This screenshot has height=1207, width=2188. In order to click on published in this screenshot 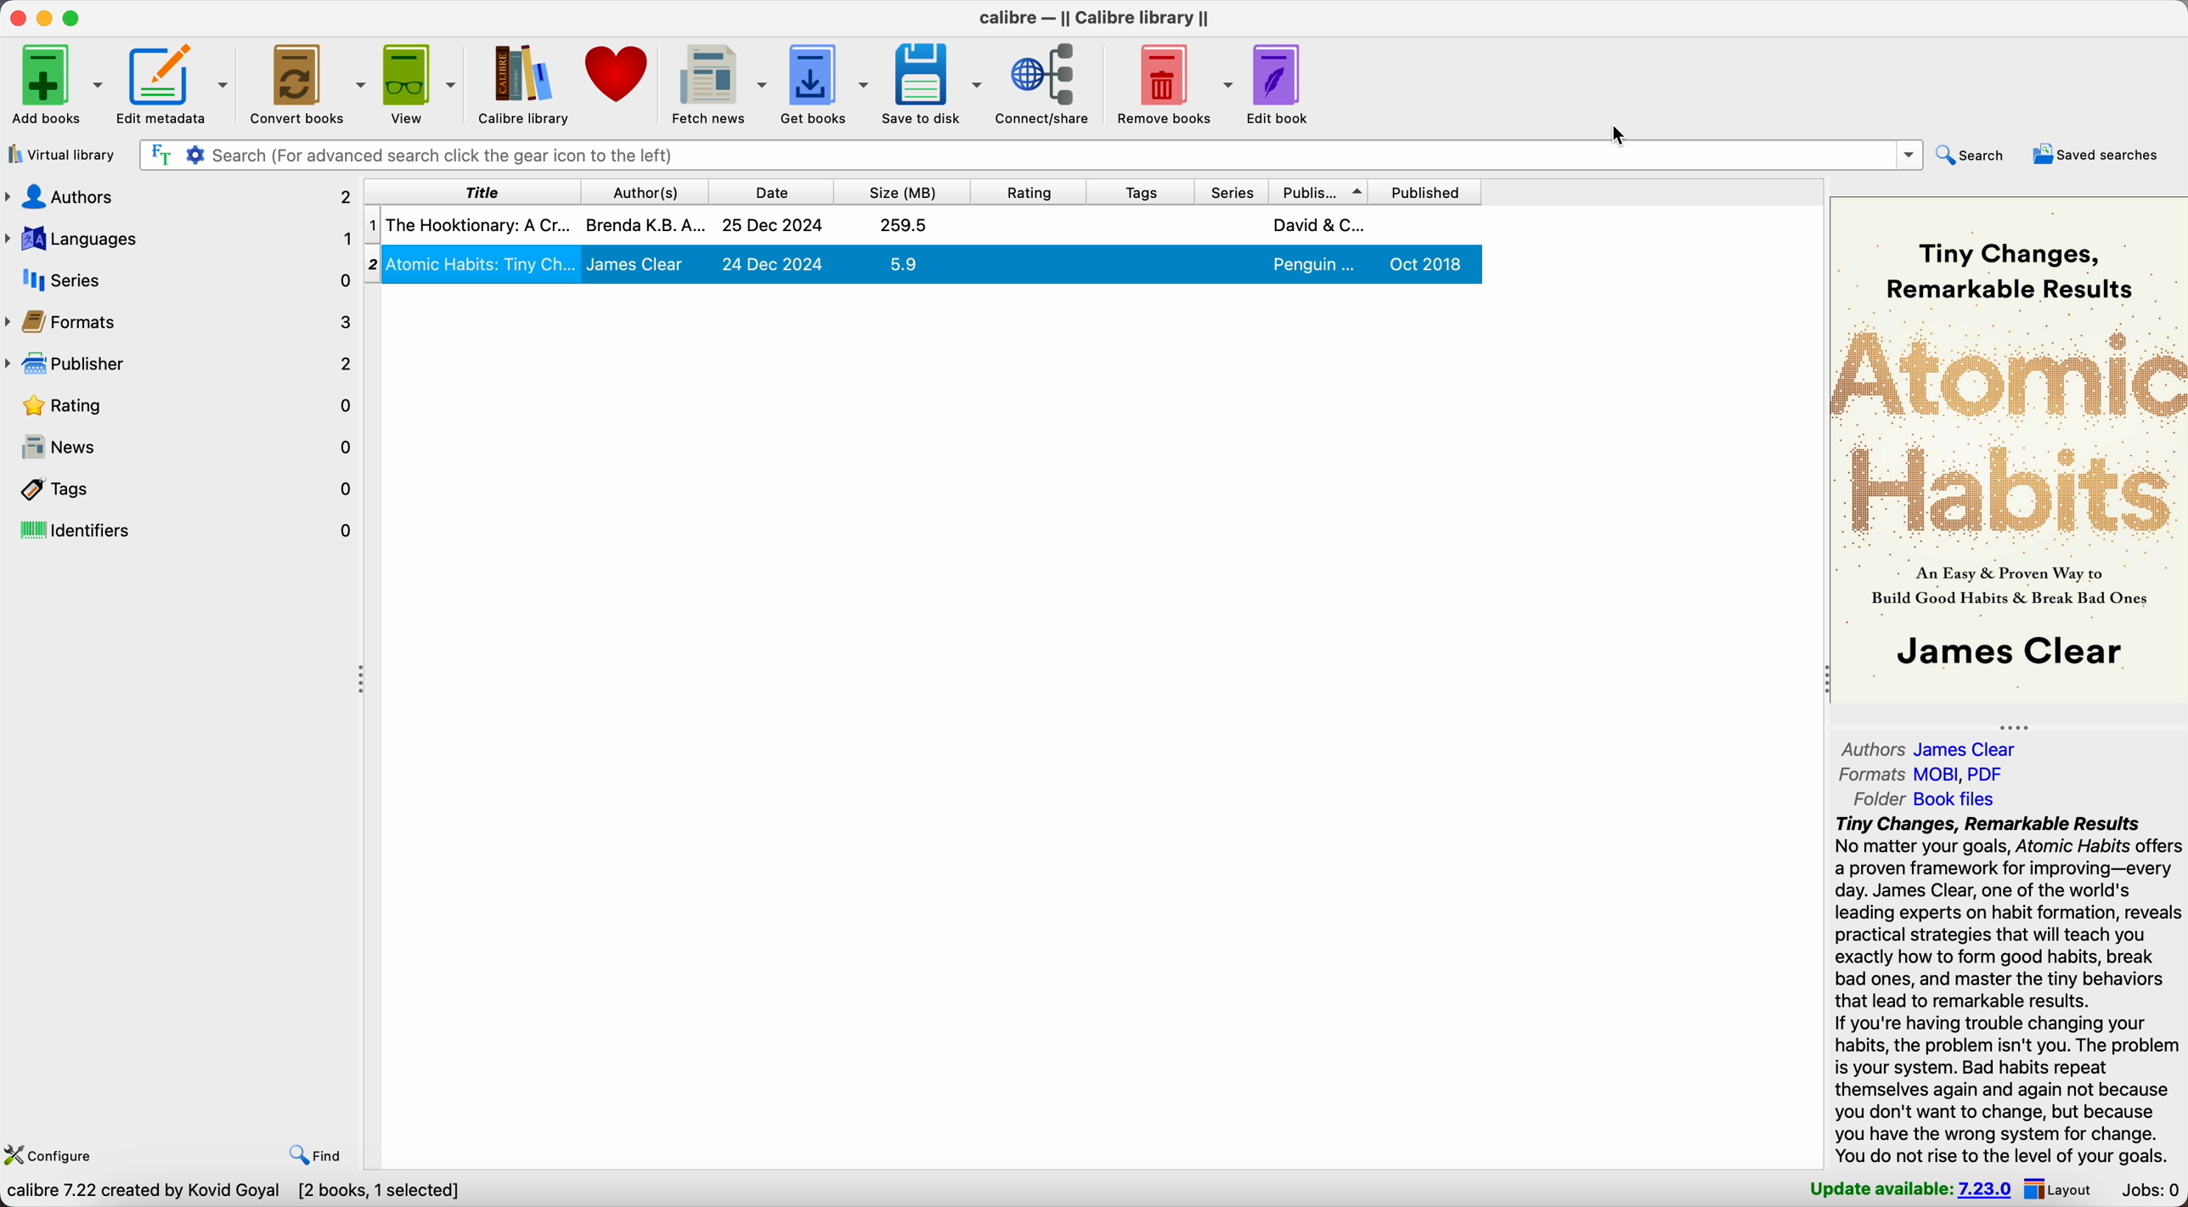, I will do `click(1432, 190)`.